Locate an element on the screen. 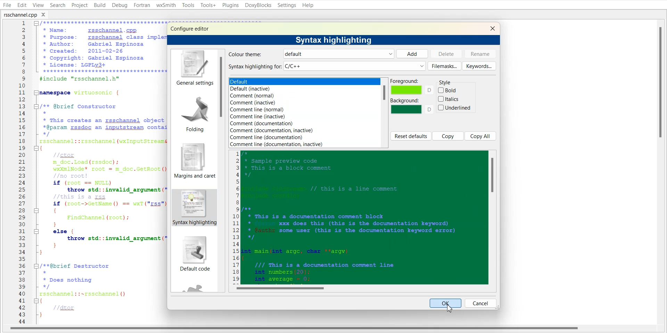 Image resolution: width=667 pixels, height=333 pixels. sample preview code
This is a block comment
/
clude <iostream> // this is a line comment
clude <cstdio>
.
* This is a documentation comment block
* @param xxx does this (this is the documentation keyword)
* @authr some user (this is the documentation keyword error)
/
main(int argc, char **argv)
/// This is a documentation comment line
int numbers[20];
int average = 0: is located at coordinates (364, 217).